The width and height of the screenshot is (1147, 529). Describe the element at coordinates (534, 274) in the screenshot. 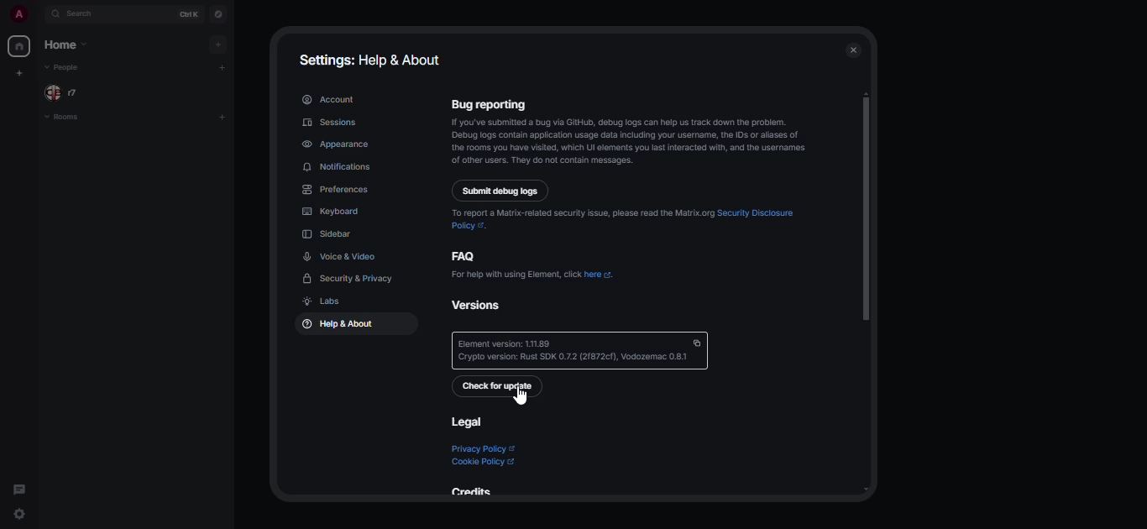

I see `for help with using element, click here` at that location.